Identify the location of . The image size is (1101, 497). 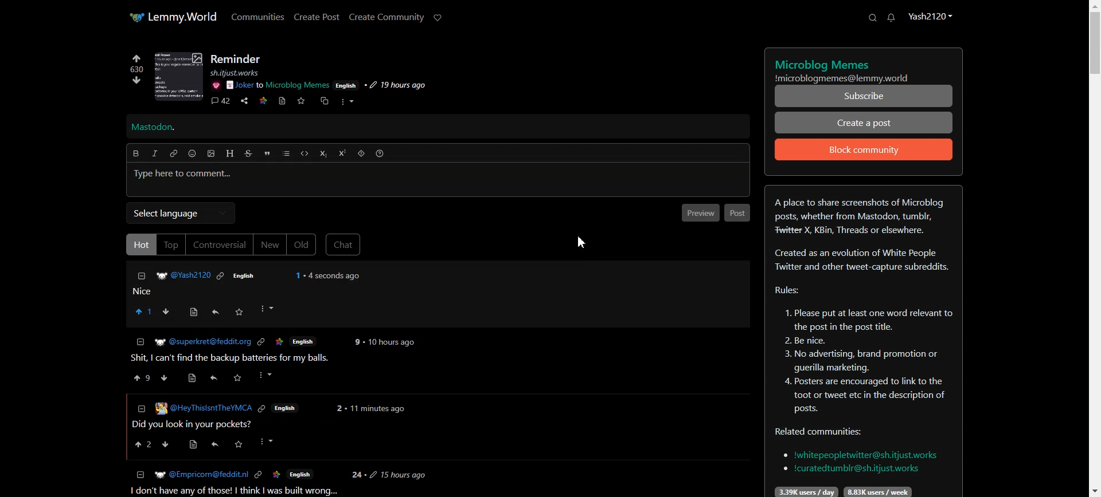
(239, 379).